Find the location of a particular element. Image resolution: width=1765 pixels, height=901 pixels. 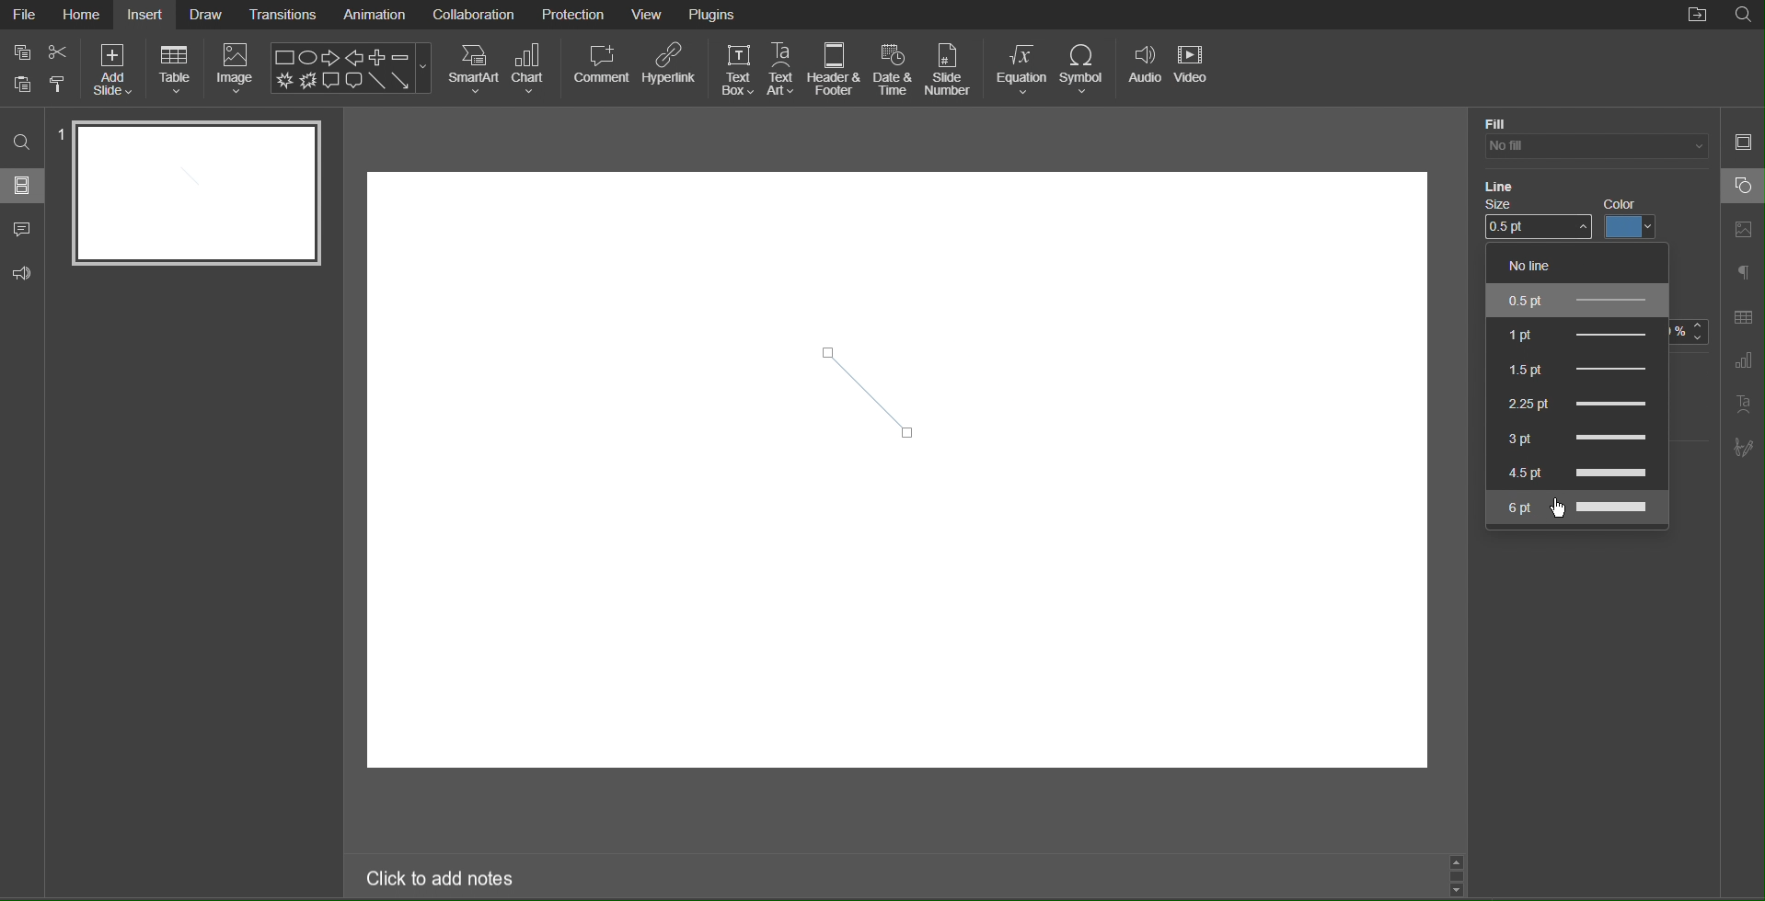

Feedback and Support is located at coordinates (22, 274).